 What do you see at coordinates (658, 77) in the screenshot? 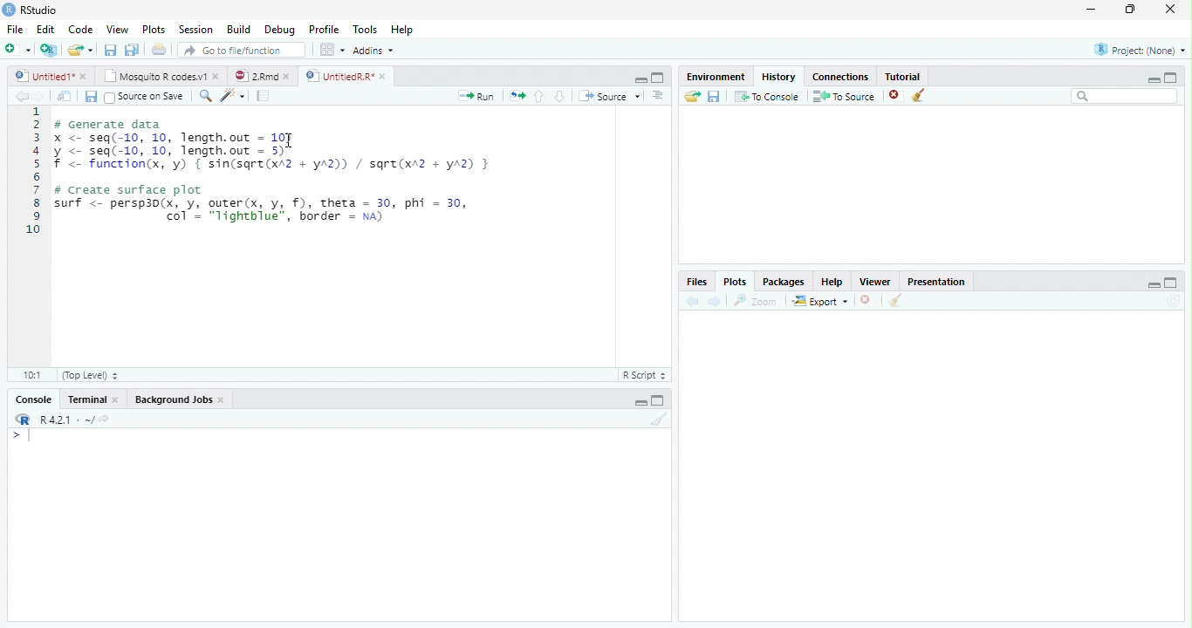
I see `Maximixe` at bounding box center [658, 77].